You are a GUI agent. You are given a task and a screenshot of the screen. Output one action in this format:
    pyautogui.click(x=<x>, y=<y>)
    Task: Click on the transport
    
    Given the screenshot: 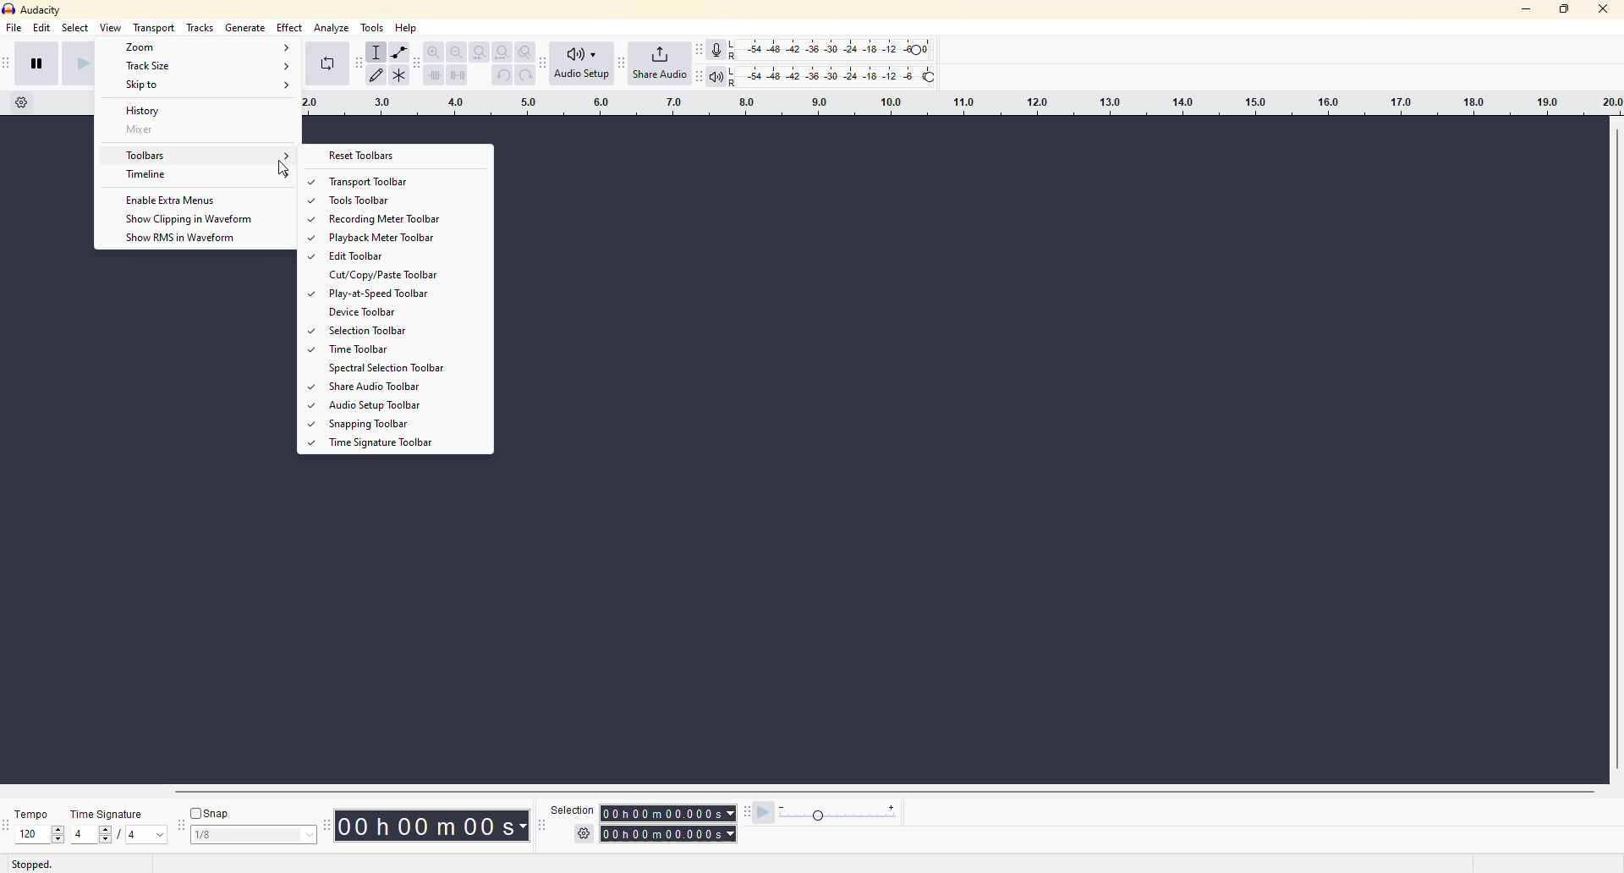 What is the action you would take?
    pyautogui.click(x=154, y=29)
    